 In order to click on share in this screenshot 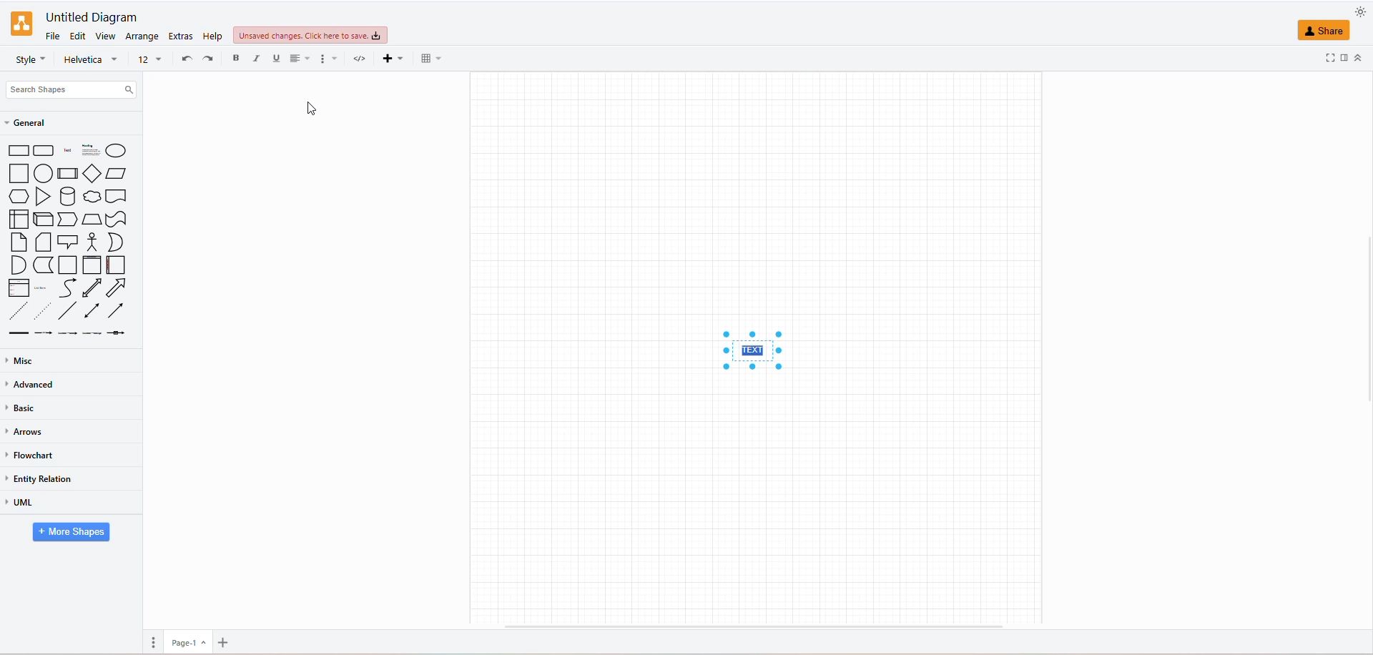, I will do `click(1324, 30)`.